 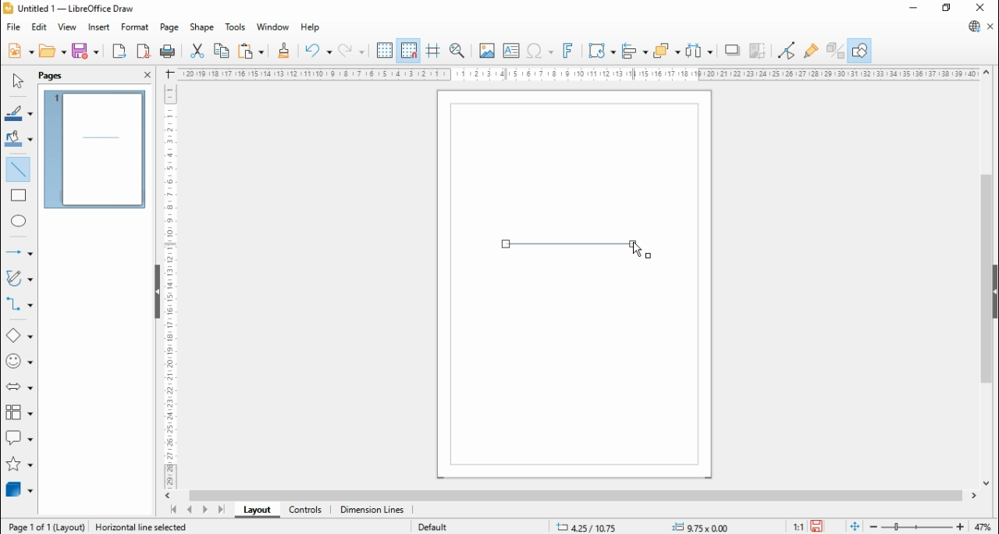 I want to click on layout, so click(x=255, y=509).